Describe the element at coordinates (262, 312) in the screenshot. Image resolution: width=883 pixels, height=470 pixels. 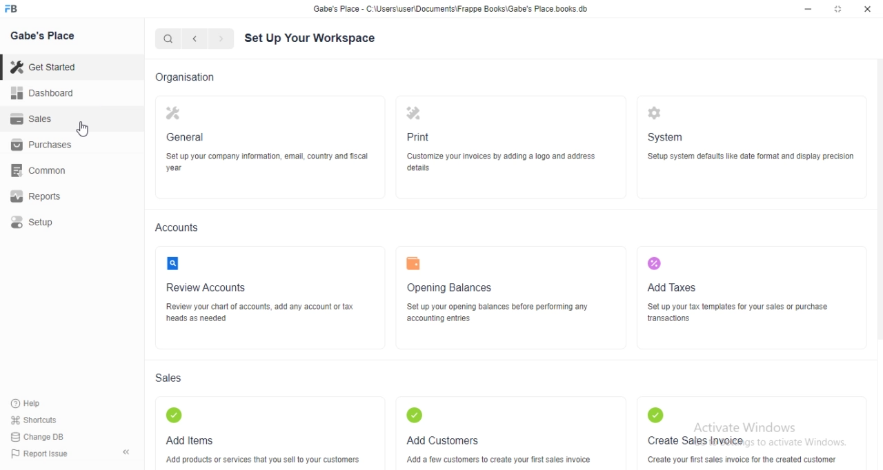
I see `FE YF NUR FUROR CUE OR PUP RT
heads as needed` at that location.